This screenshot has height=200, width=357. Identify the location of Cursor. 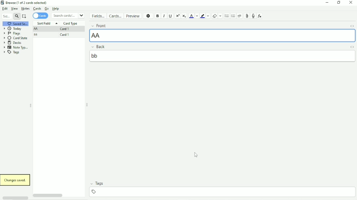
(196, 155).